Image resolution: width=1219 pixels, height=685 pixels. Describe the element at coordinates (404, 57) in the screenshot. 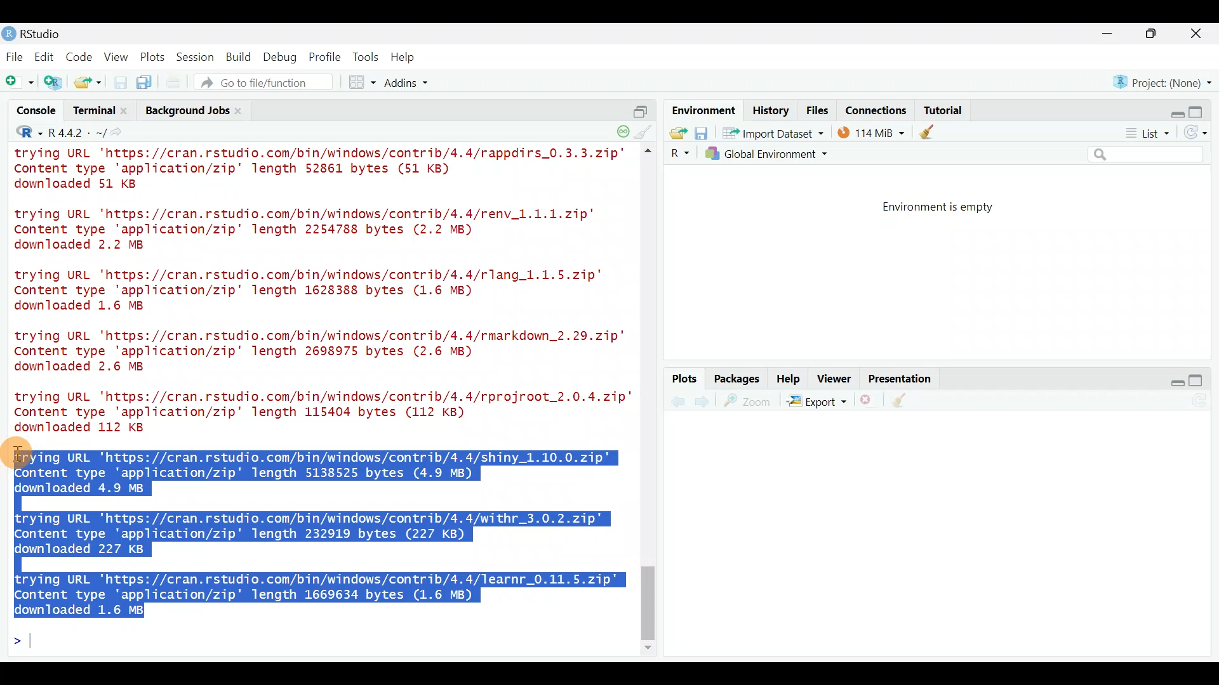

I see `Help` at that location.